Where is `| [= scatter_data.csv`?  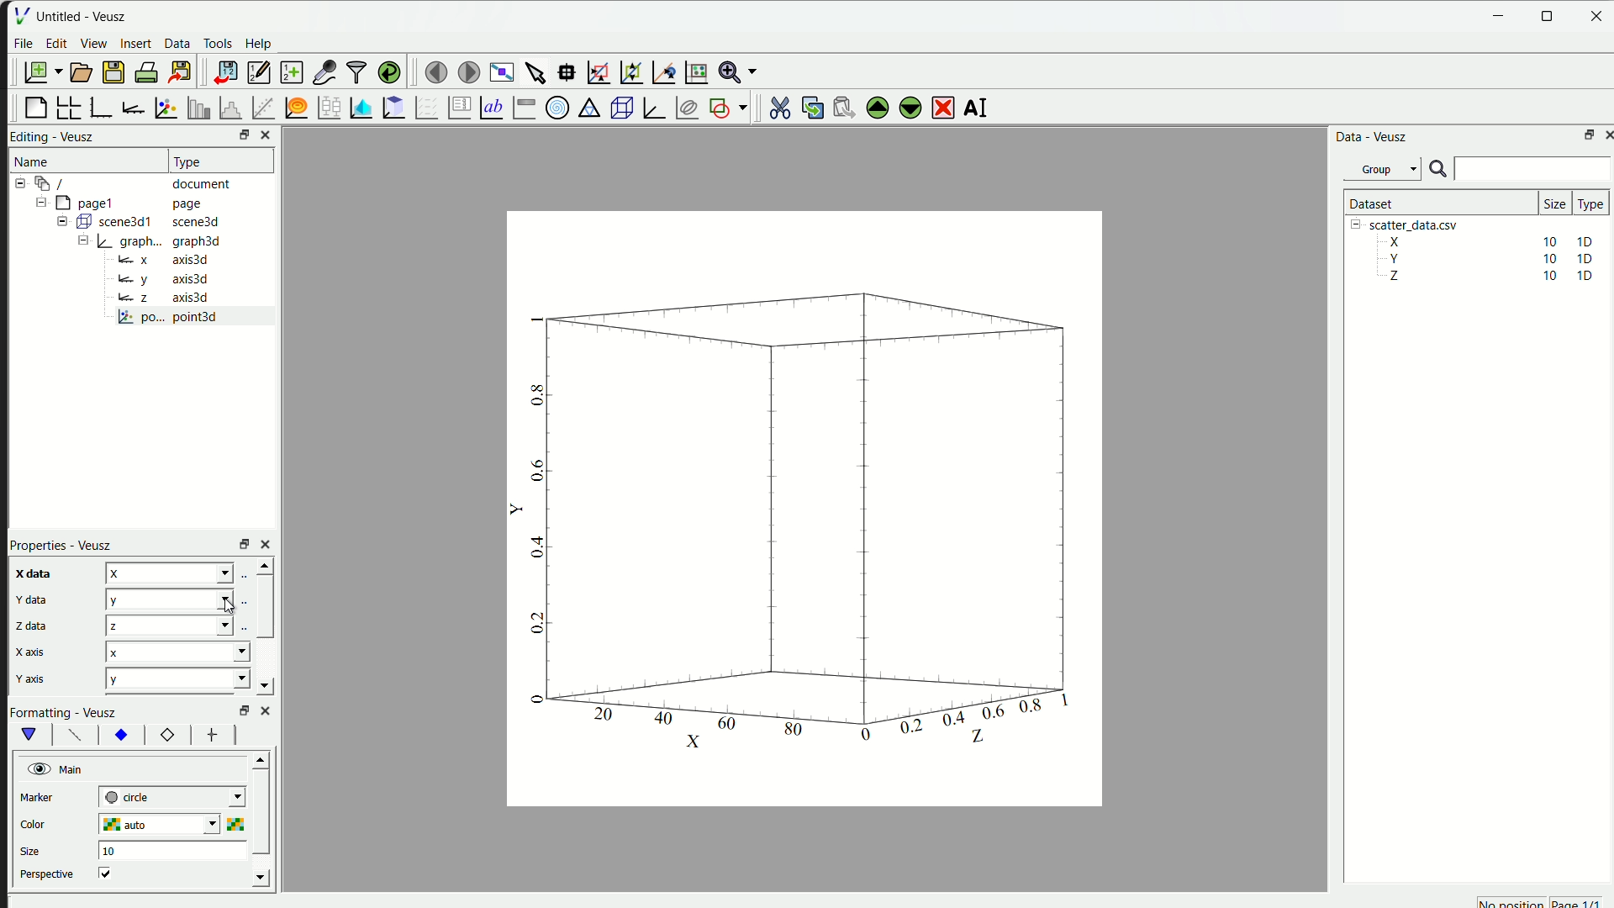 | [= scatter_data.csv is located at coordinates (1411, 224).